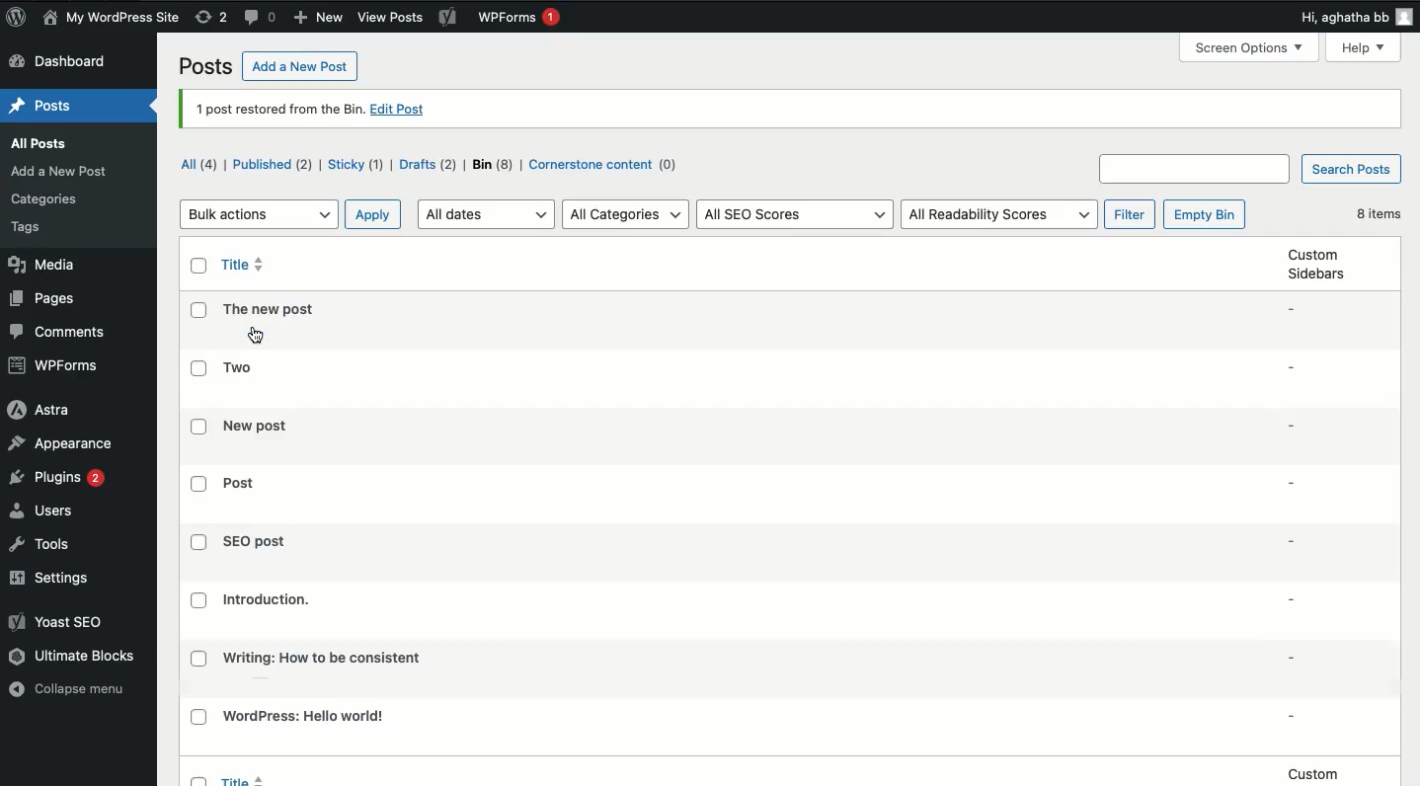 This screenshot has width=1420, height=786. What do you see at coordinates (19, 19) in the screenshot?
I see `Logo` at bounding box center [19, 19].